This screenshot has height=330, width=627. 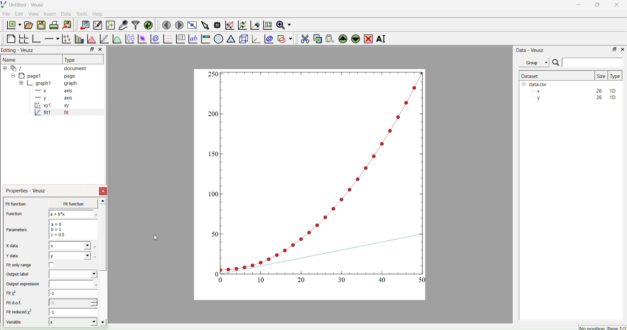 I want to click on Base Graph, so click(x=35, y=39).